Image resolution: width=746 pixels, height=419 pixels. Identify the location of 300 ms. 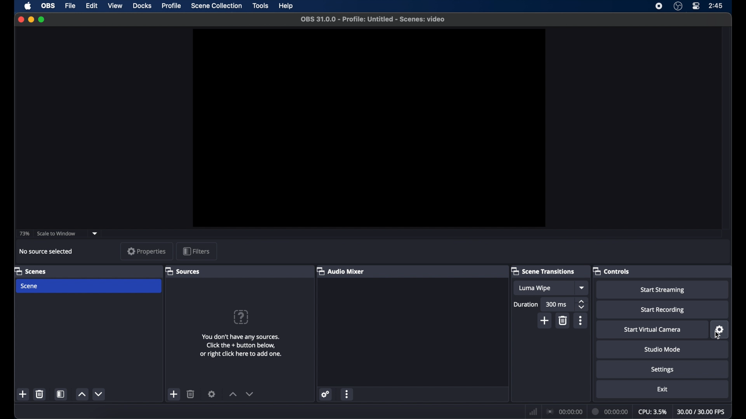
(558, 305).